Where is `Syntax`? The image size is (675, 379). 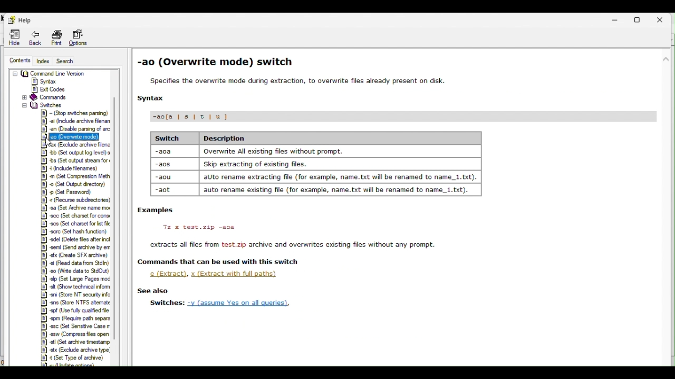 Syntax is located at coordinates (46, 82).